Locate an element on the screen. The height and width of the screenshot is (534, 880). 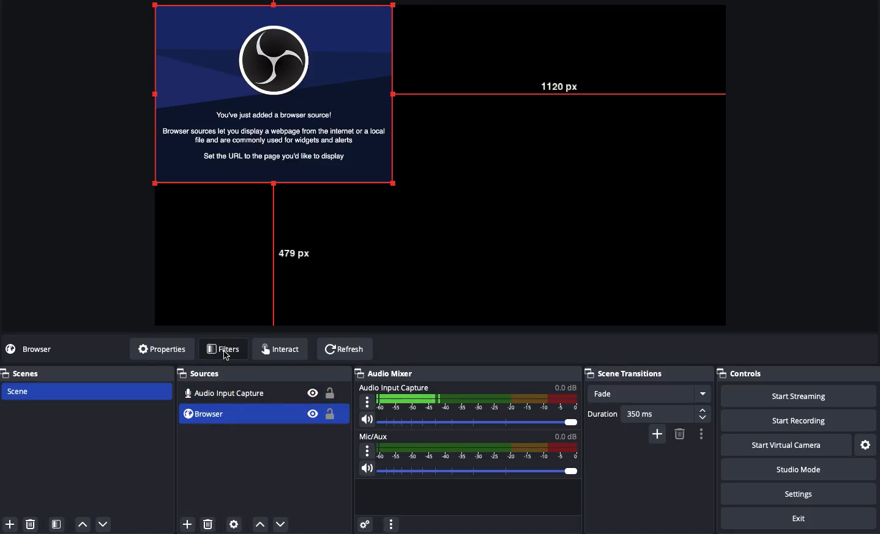
Selected is located at coordinates (207, 413).